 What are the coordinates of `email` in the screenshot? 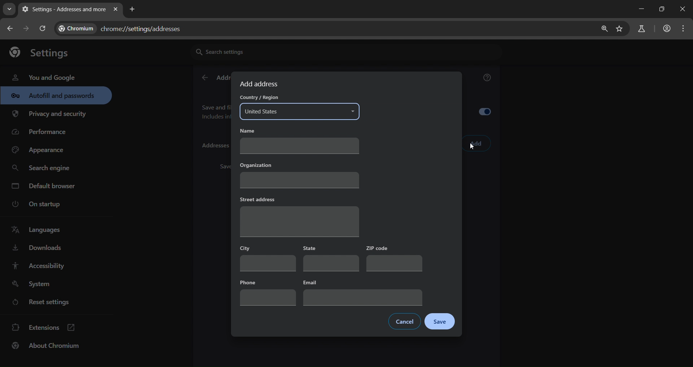 It's located at (362, 292).